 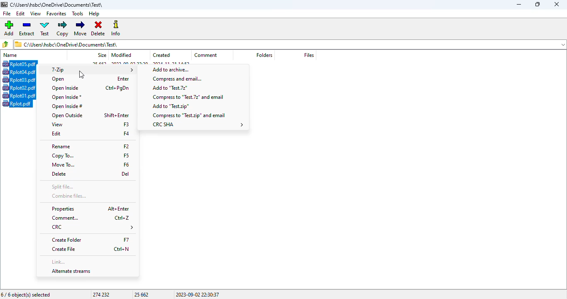 I want to click on 7-Zip , so click(x=91, y=70).